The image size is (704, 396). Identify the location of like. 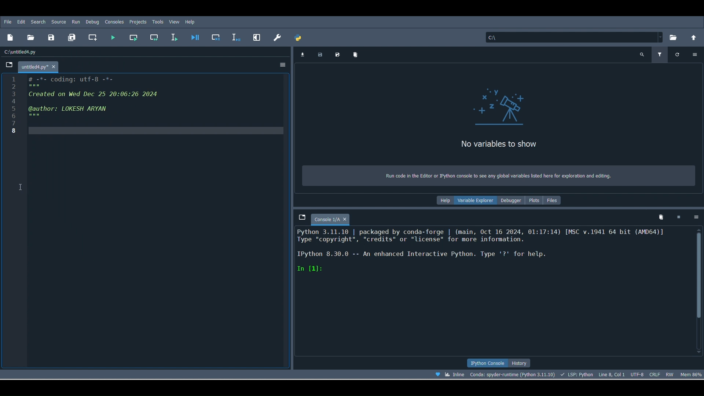
(435, 373).